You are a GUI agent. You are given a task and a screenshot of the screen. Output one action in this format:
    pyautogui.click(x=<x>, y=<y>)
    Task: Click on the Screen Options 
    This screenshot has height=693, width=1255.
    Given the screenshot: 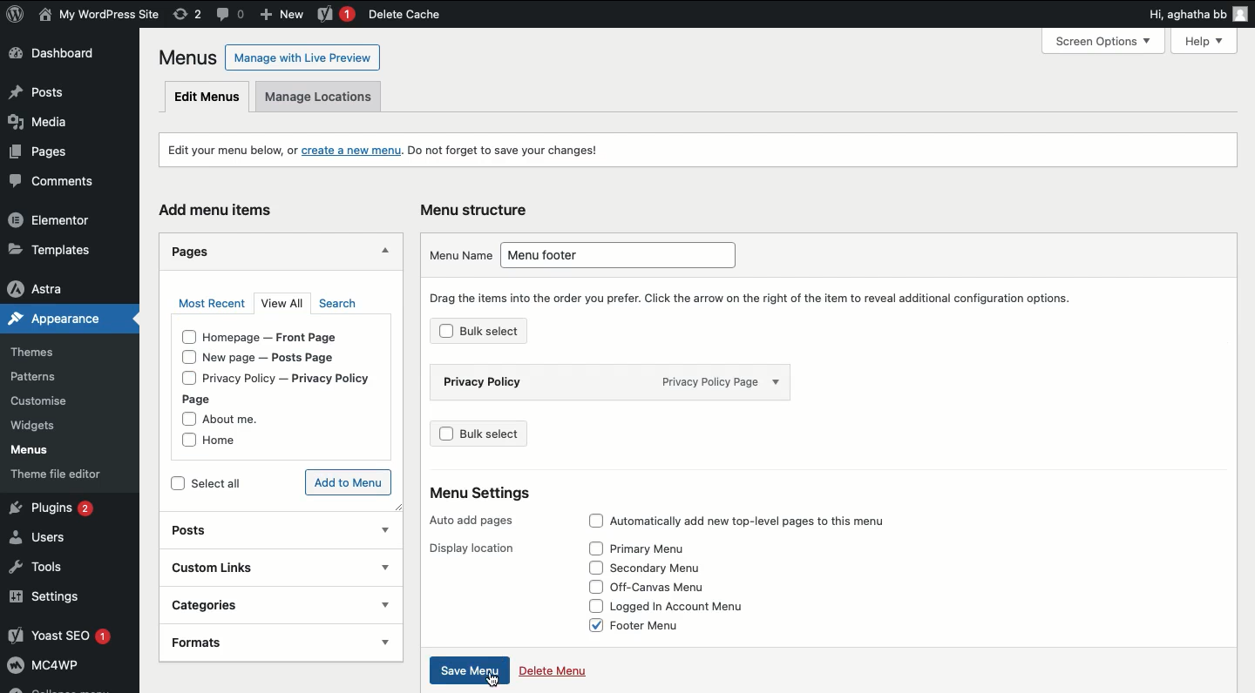 What is the action you would take?
    pyautogui.click(x=1110, y=41)
    